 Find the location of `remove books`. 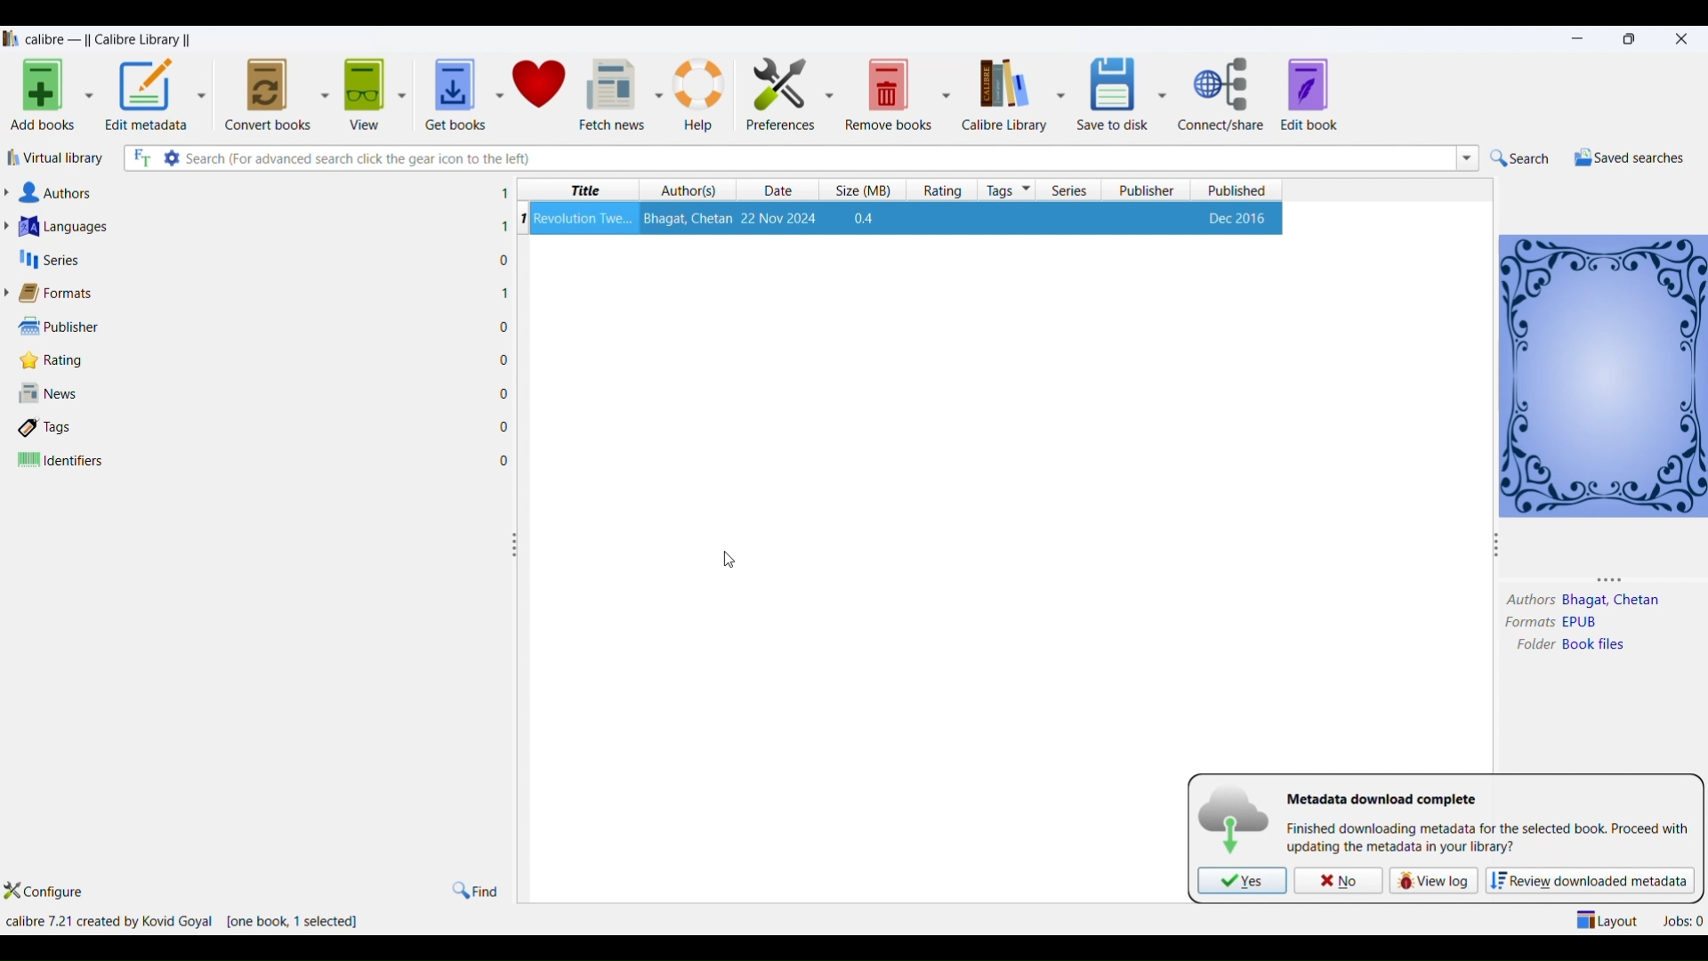

remove books is located at coordinates (890, 93).